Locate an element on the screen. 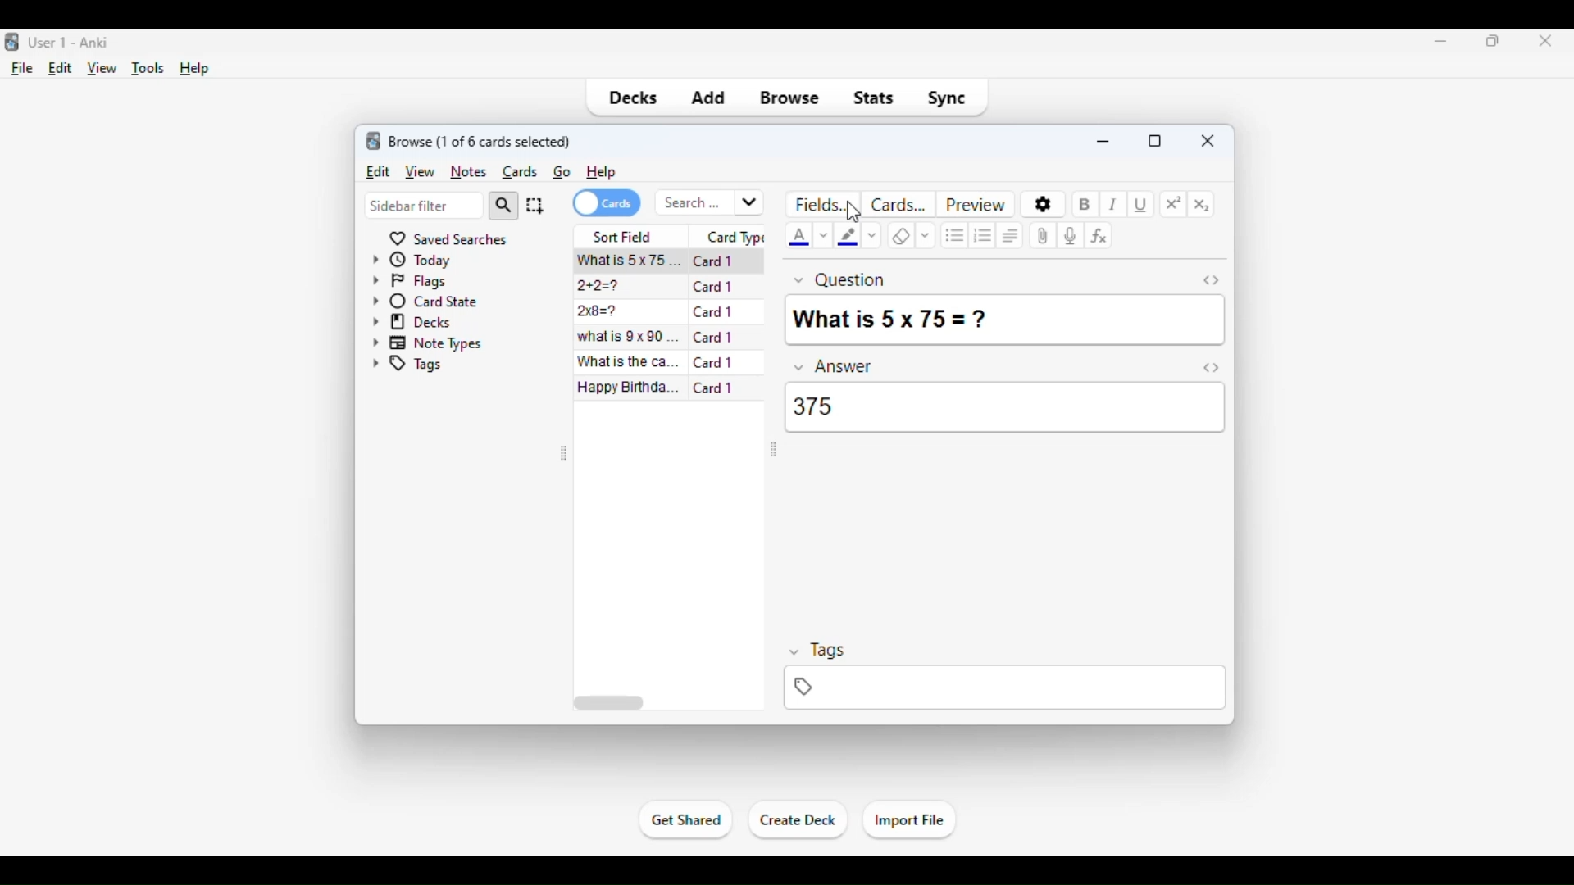 The height and width of the screenshot is (885, 1574). underline is located at coordinates (1142, 206).